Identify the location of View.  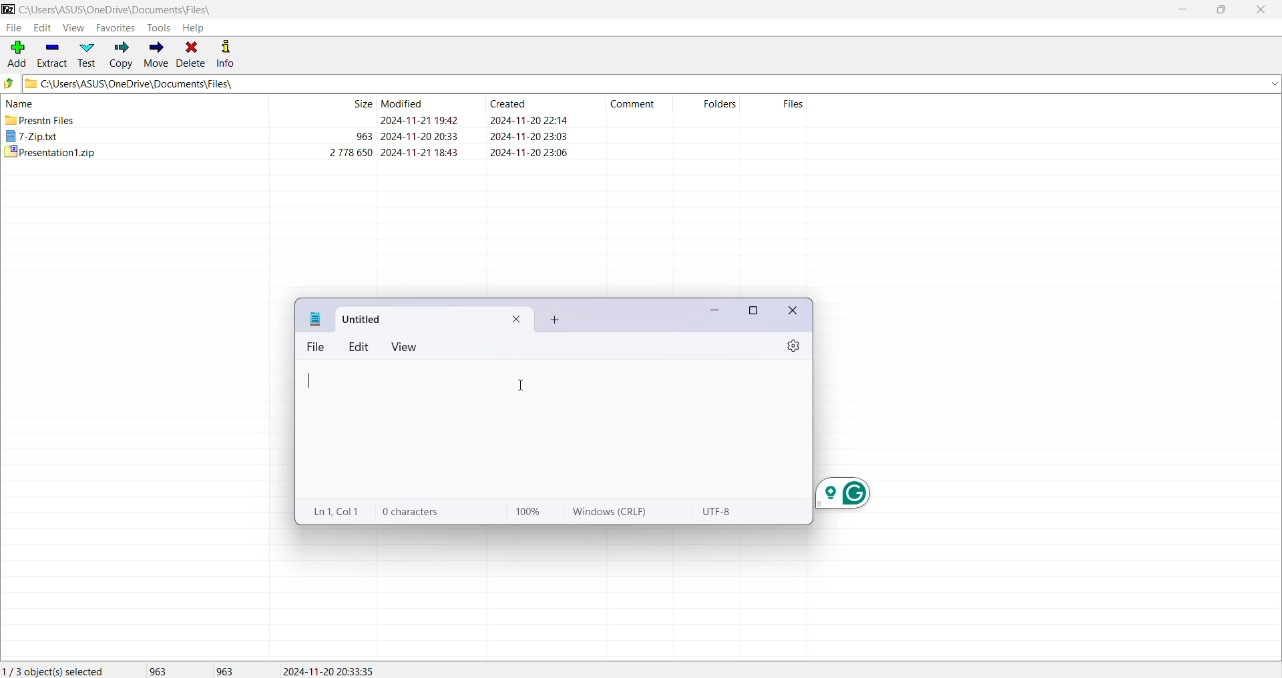
(73, 28).